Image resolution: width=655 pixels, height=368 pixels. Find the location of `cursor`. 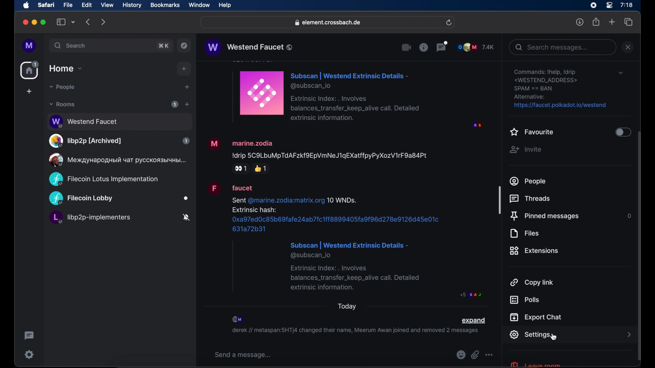

cursor is located at coordinates (555, 338).